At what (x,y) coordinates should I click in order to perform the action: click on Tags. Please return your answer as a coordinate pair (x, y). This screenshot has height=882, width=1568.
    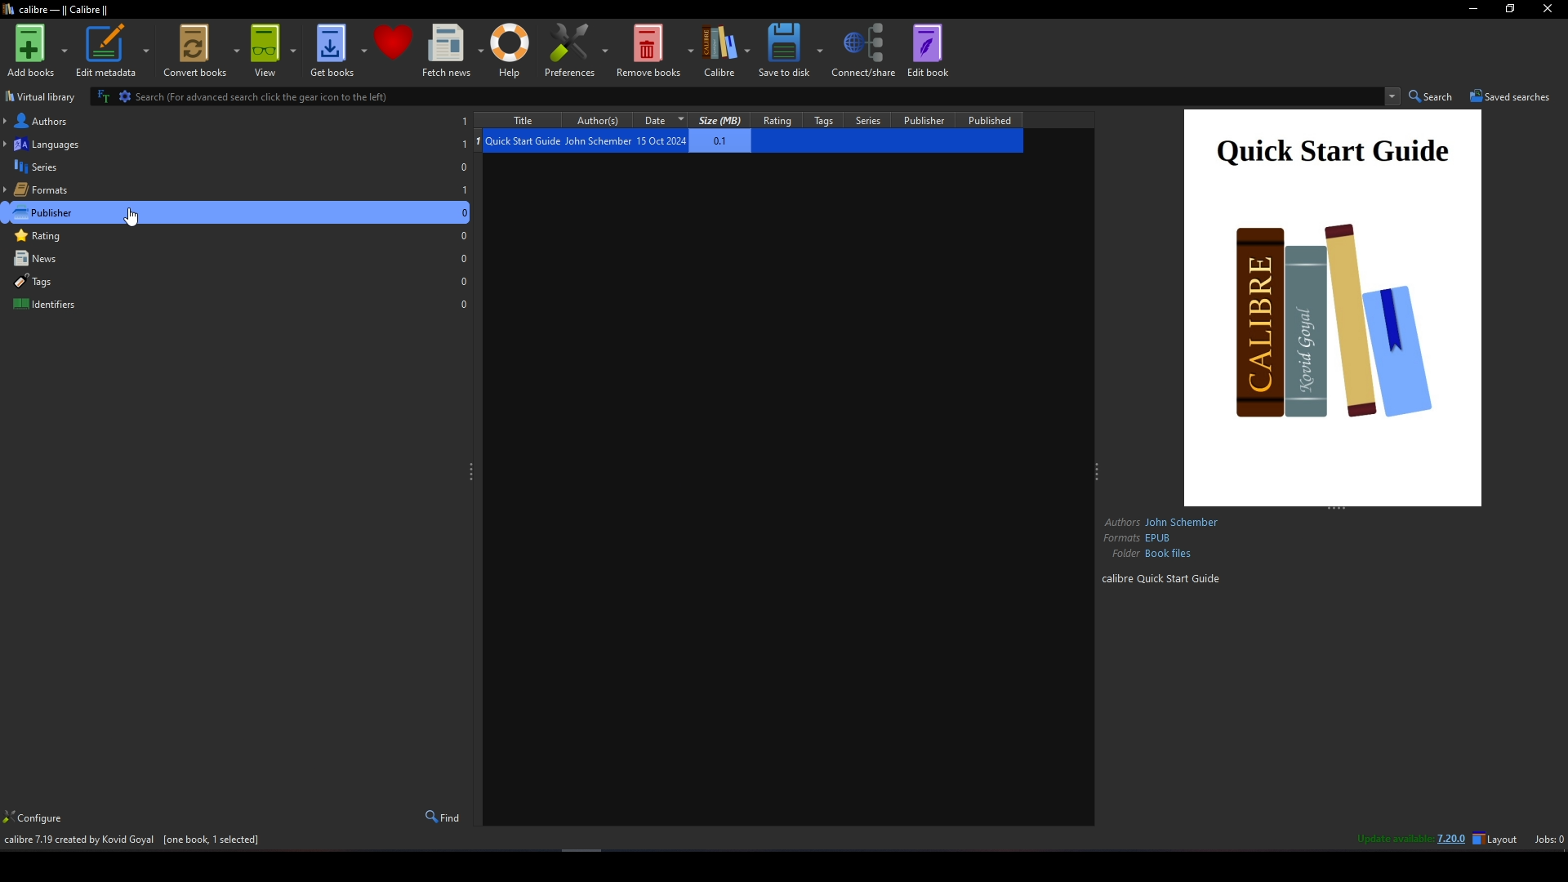
    Looking at the image, I should click on (826, 120).